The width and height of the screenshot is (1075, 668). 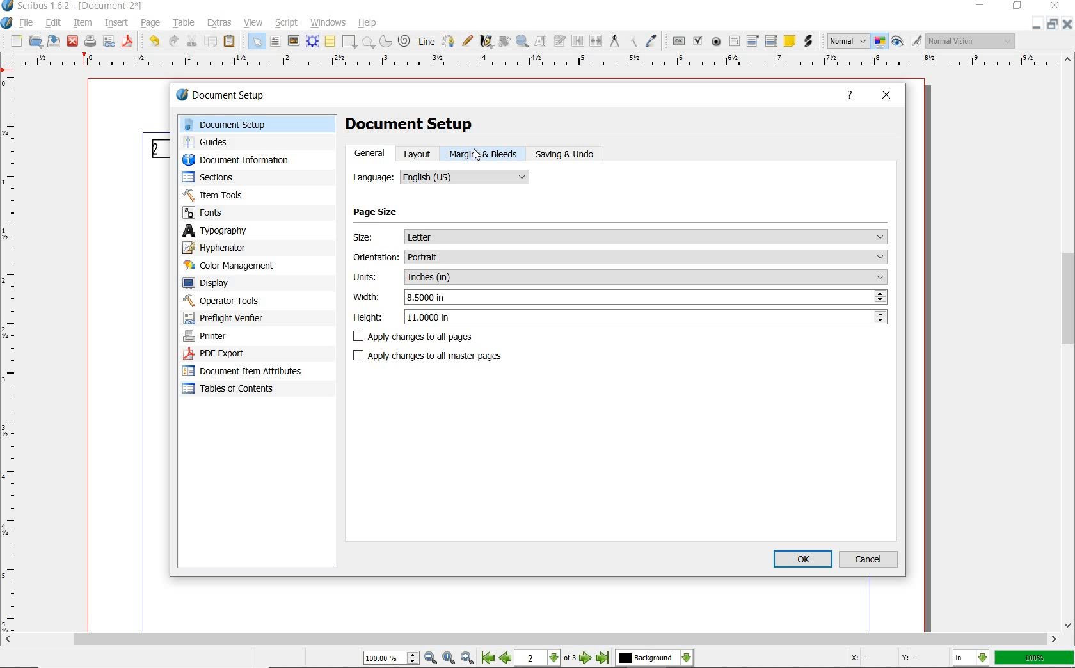 What do you see at coordinates (72, 41) in the screenshot?
I see `close` at bounding box center [72, 41].